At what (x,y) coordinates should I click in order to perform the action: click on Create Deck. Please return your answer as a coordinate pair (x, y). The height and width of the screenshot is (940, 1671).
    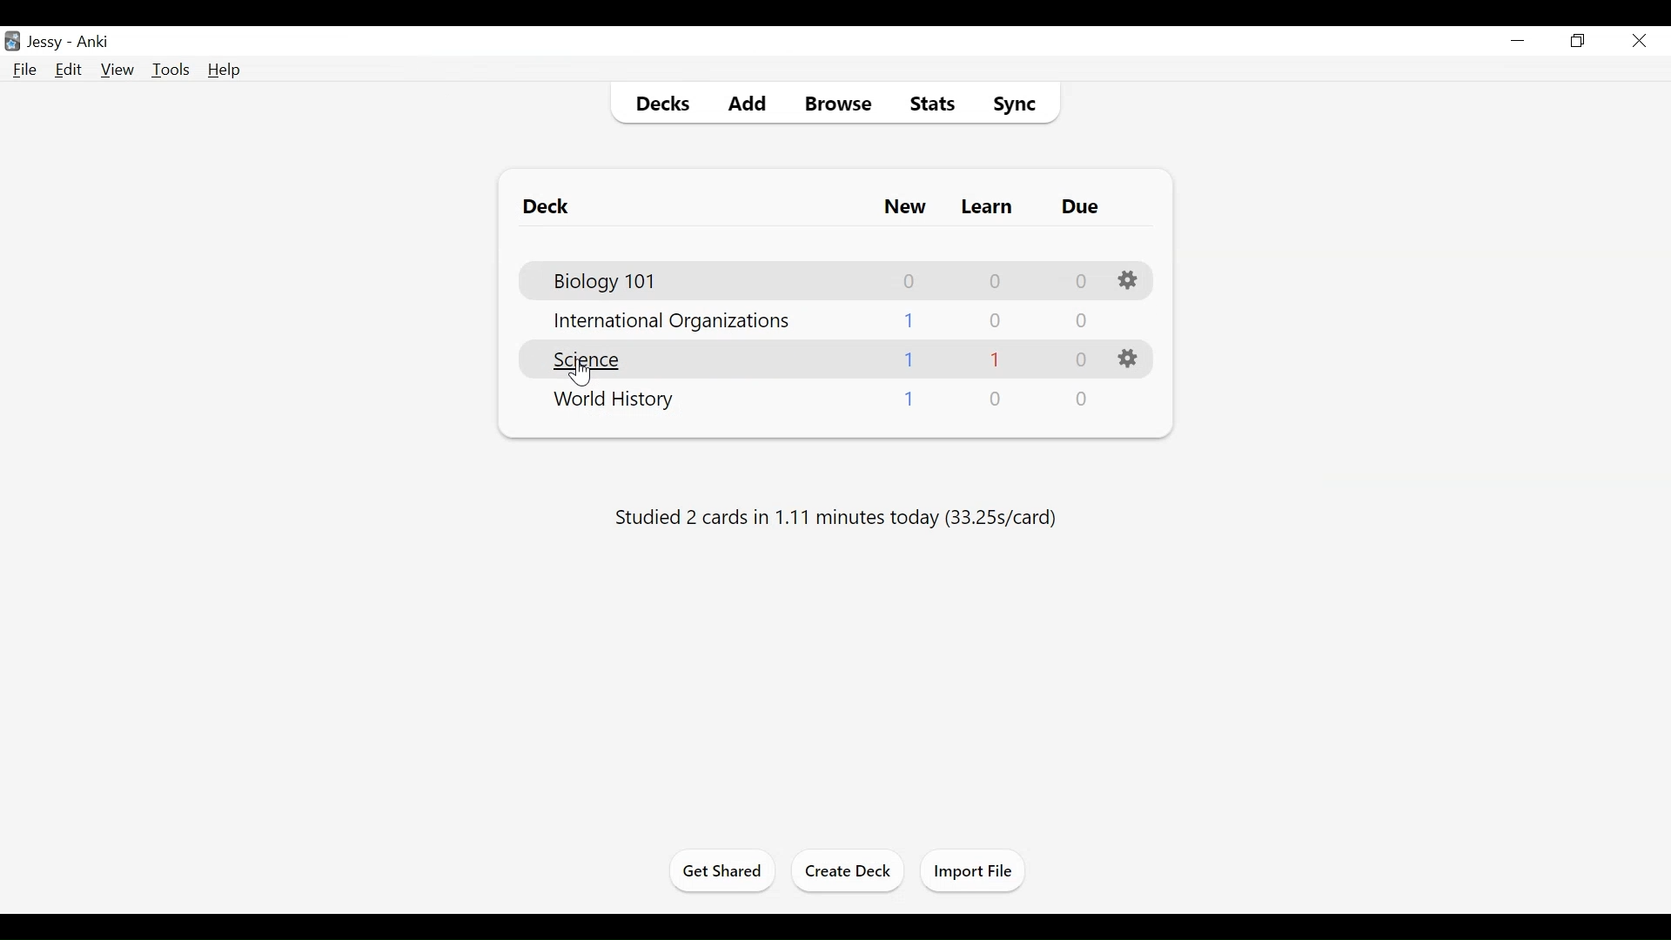
    Looking at the image, I should click on (845, 870).